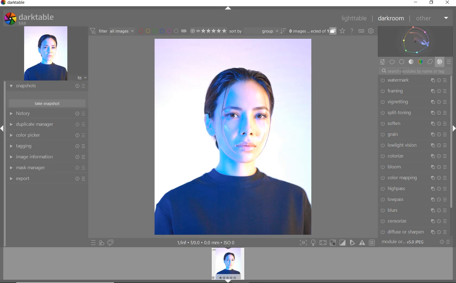 Image resolution: width=456 pixels, height=283 pixels. Describe the element at coordinates (413, 199) in the screenshot. I see `LOWPASS` at that location.